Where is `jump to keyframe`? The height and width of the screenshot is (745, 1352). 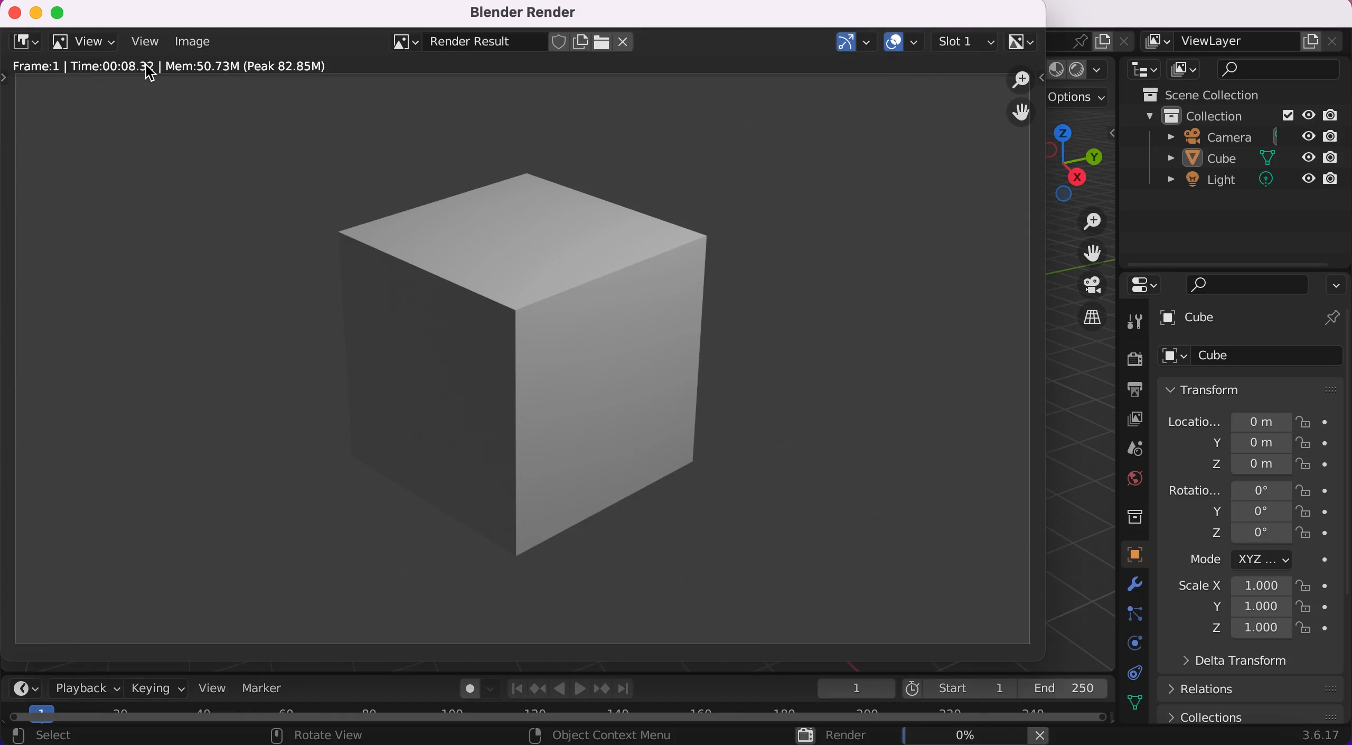
jump to keyframe is located at coordinates (537, 687).